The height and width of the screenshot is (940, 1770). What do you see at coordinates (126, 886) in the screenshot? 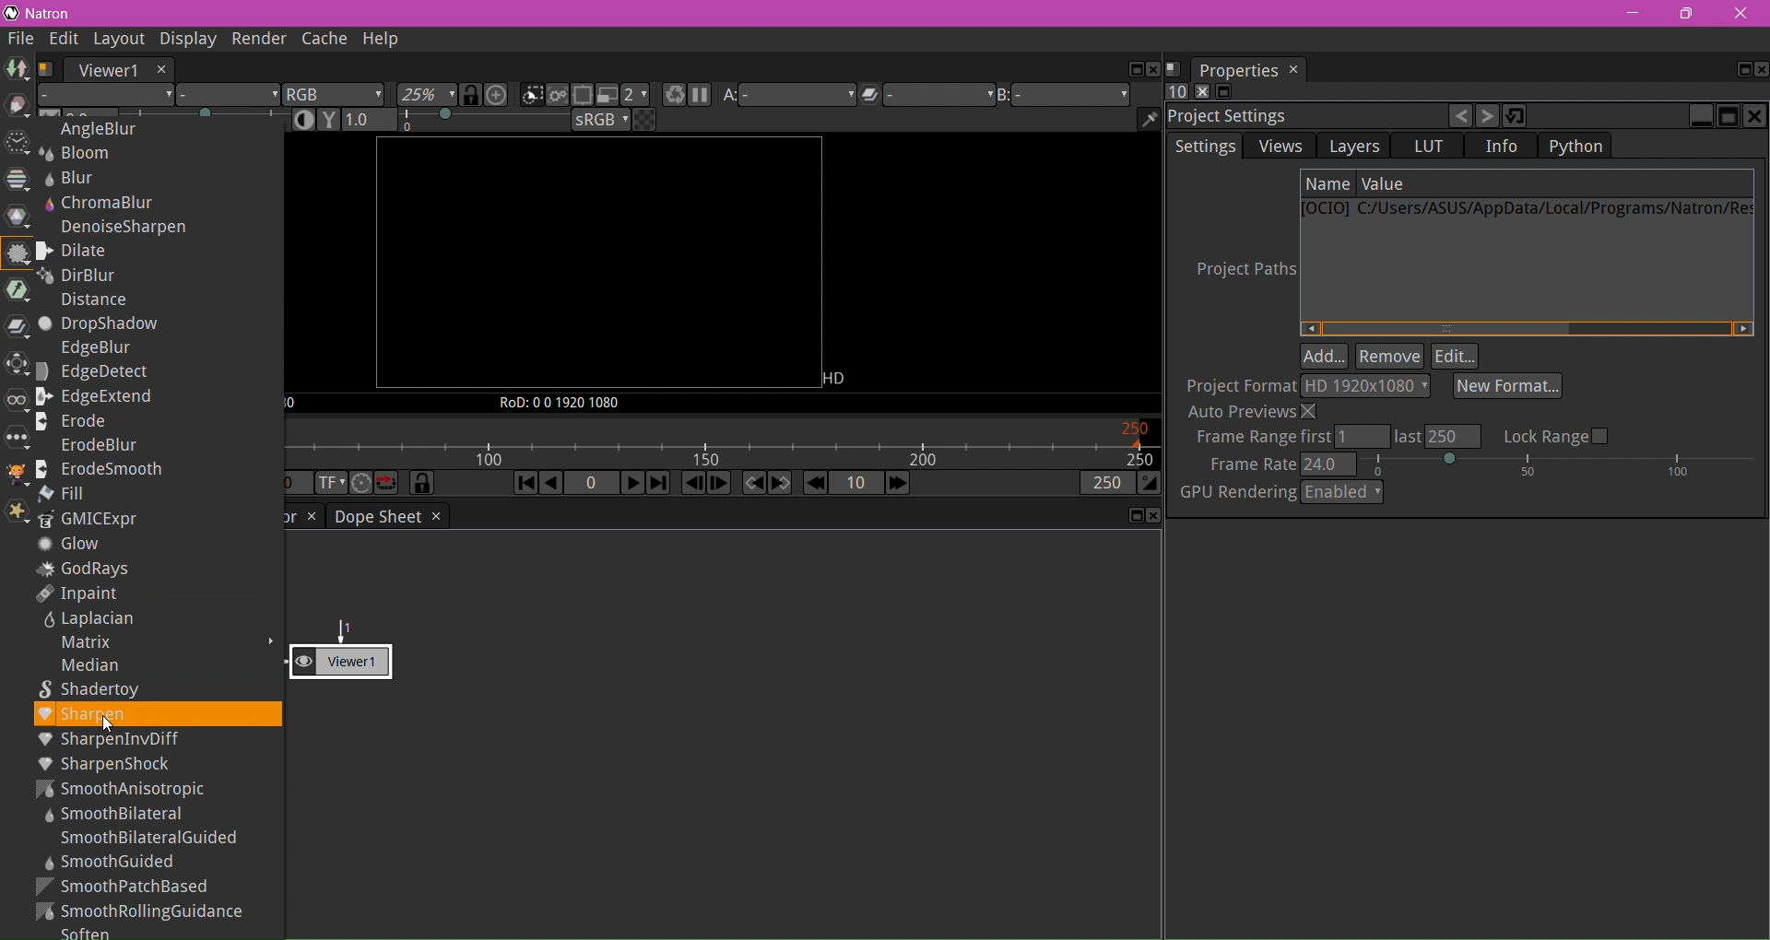
I see `SmoothPatchBased` at bounding box center [126, 886].